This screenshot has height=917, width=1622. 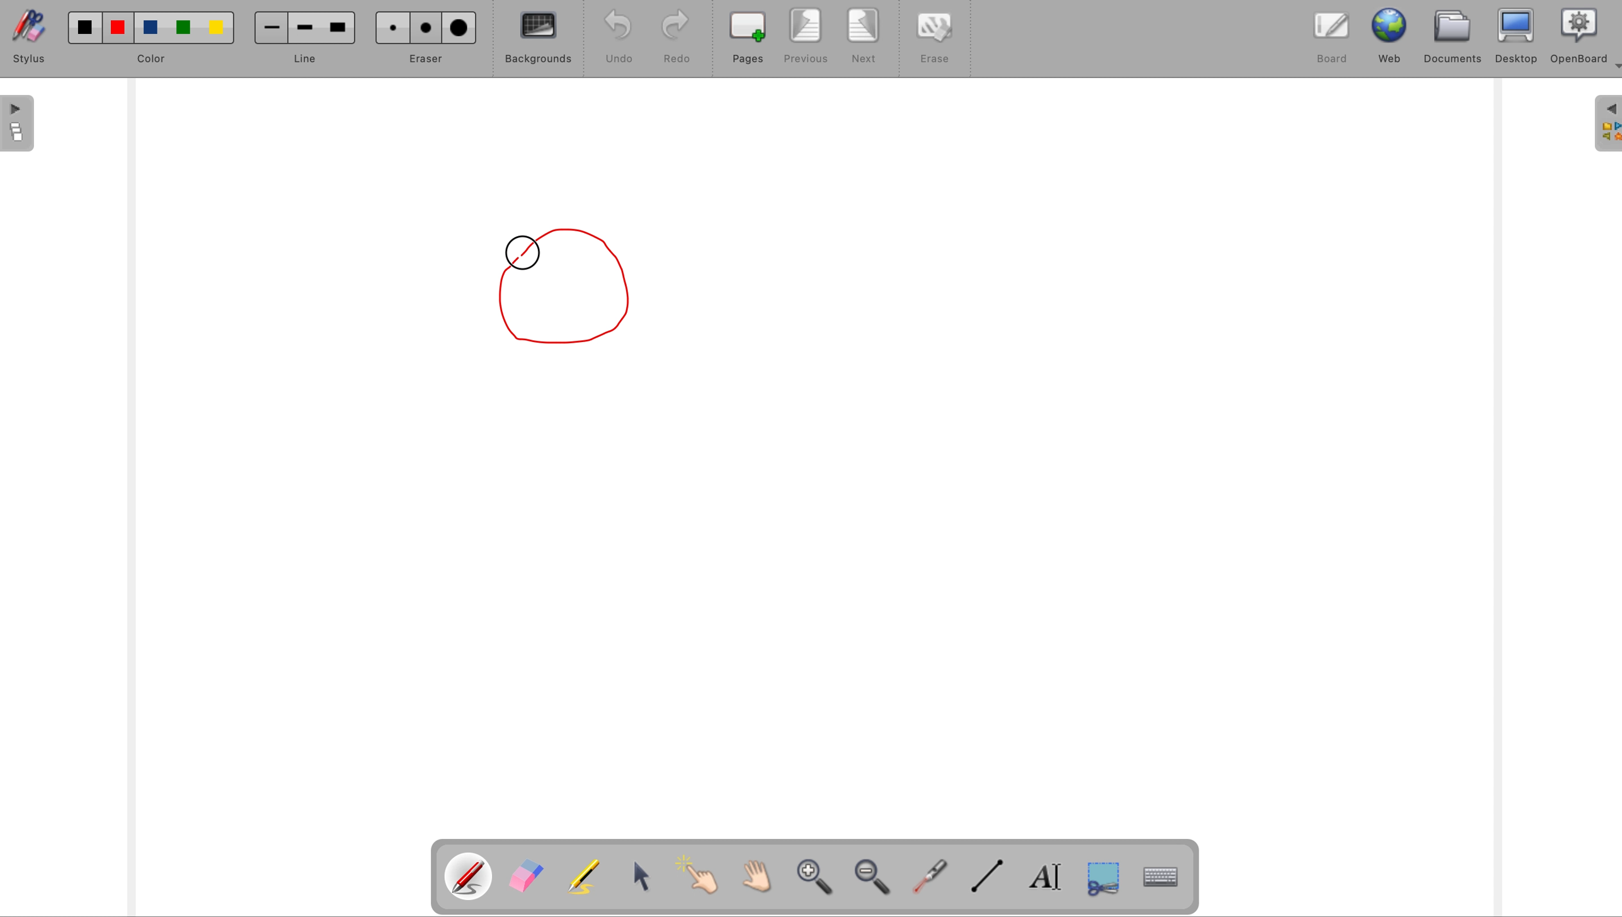 What do you see at coordinates (1456, 37) in the screenshot?
I see `documents` at bounding box center [1456, 37].